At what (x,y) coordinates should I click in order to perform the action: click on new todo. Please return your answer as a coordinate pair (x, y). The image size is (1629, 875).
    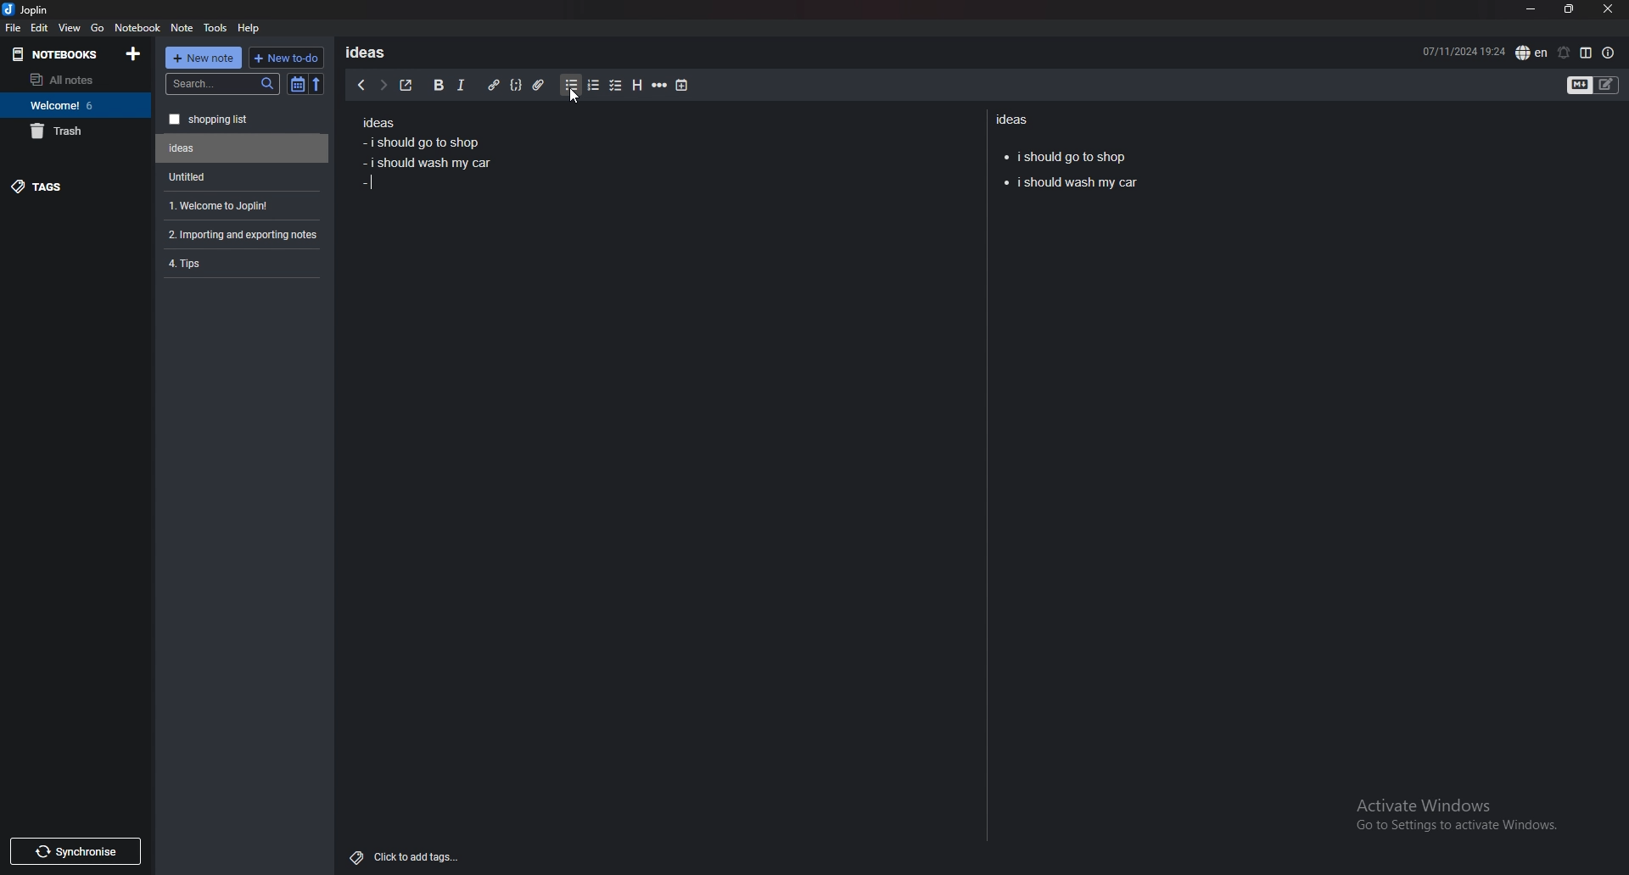
    Looking at the image, I should click on (284, 58).